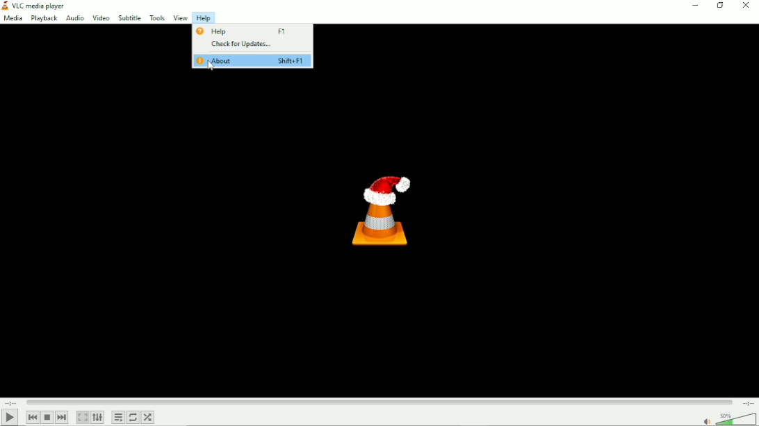 The height and width of the screenshot is (426, 759). I want to click on Random, so click(148, 417).